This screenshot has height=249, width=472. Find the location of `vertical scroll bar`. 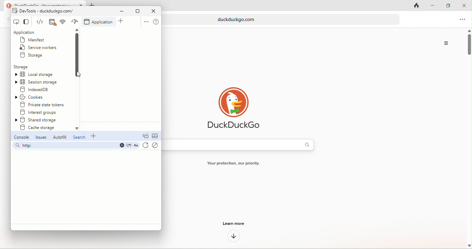

vertical scroll bar is located at coordinates (469, 41).